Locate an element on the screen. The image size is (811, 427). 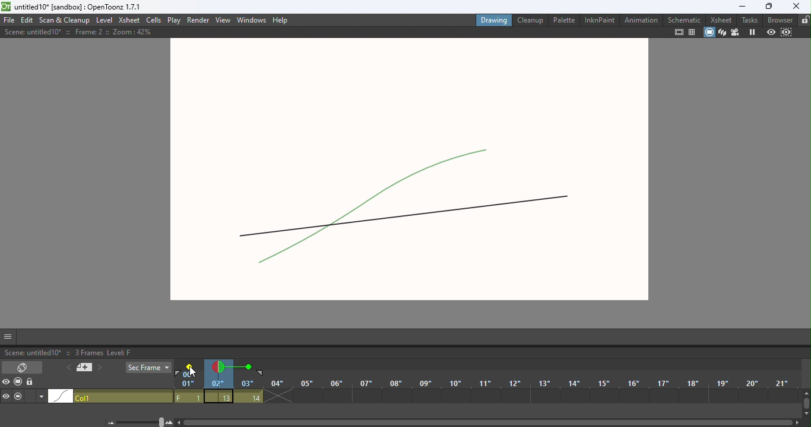
Render is located at coordinates (199, 19).